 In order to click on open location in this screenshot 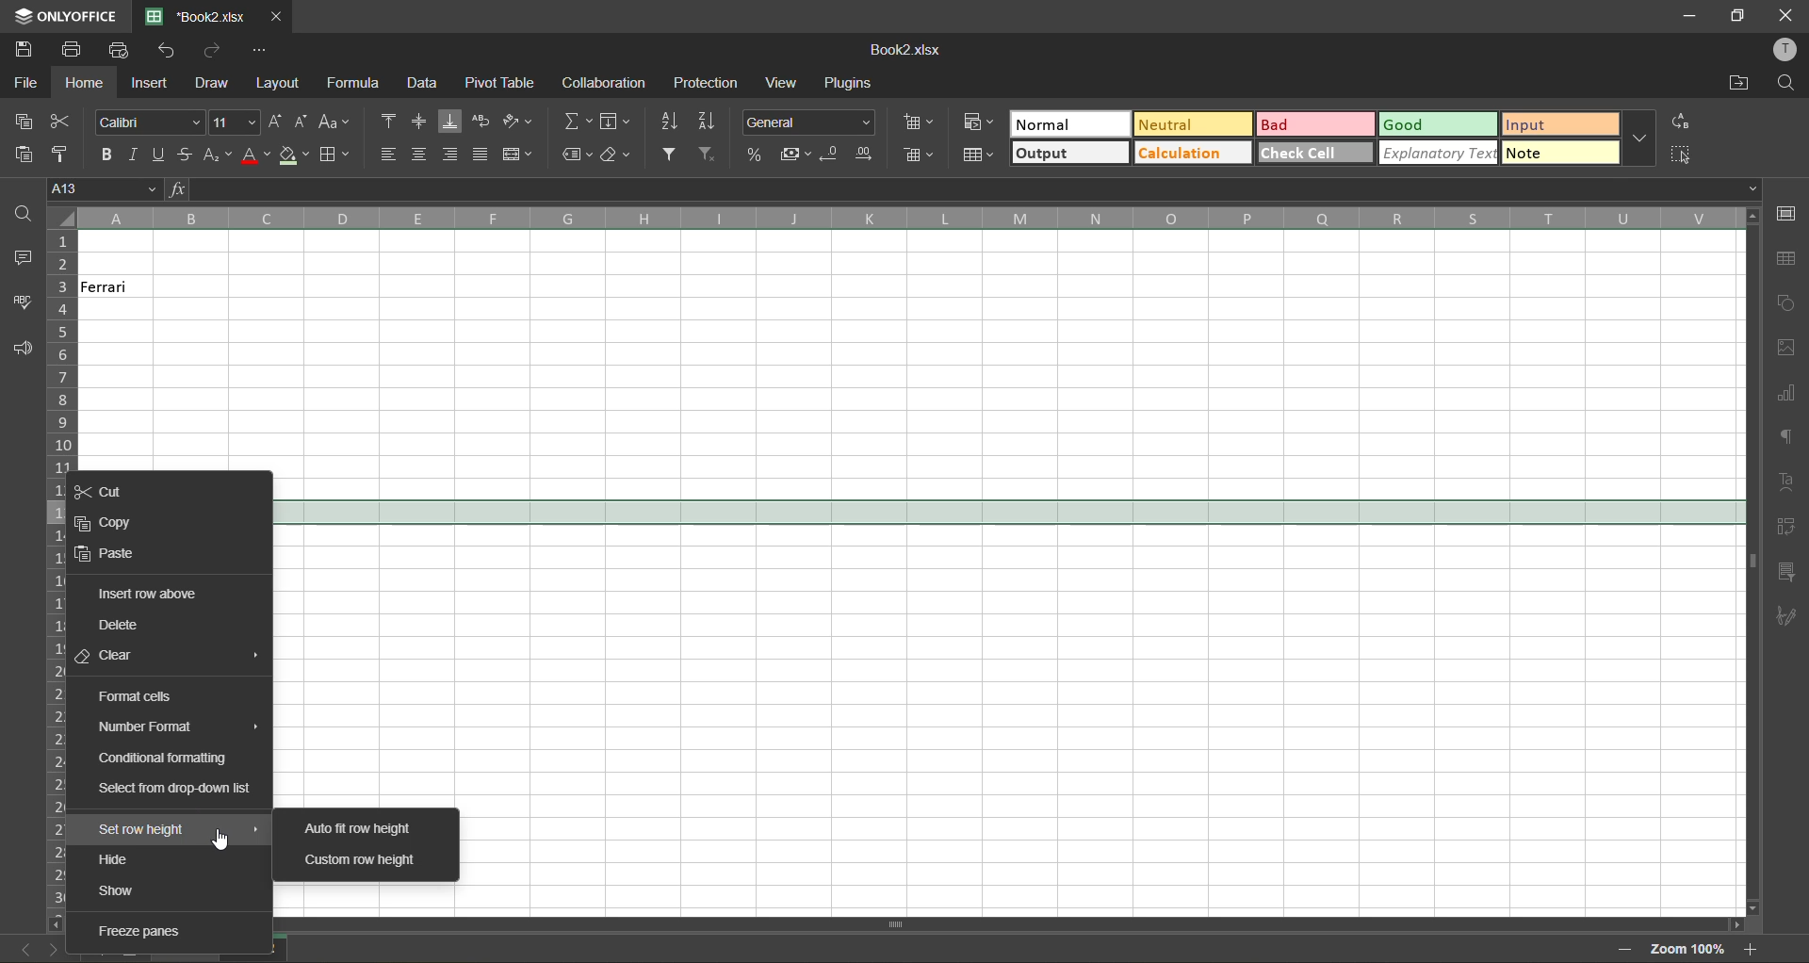, I will do `click(1738, 86)`.